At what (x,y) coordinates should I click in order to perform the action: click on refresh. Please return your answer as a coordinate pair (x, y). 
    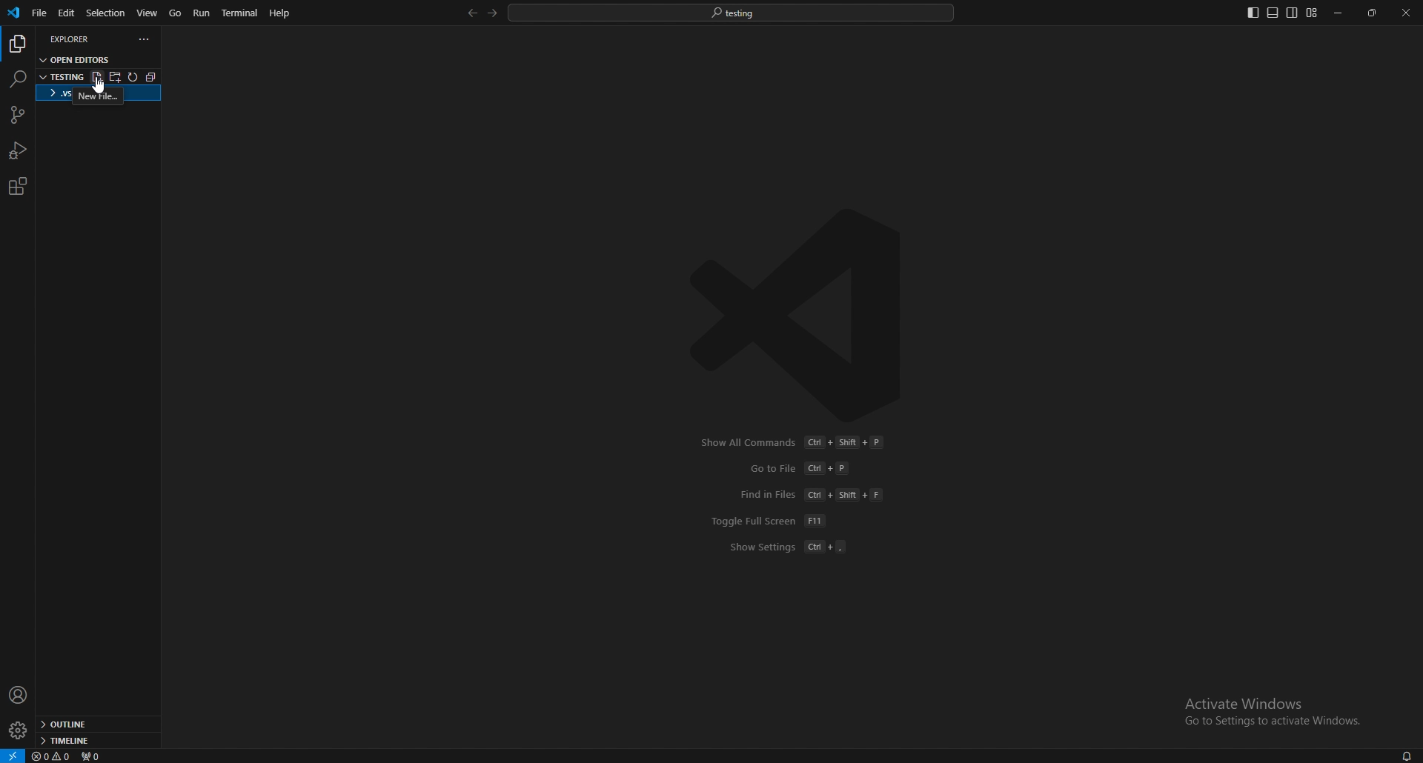
    Looking at the image, I should click on (135, 77).